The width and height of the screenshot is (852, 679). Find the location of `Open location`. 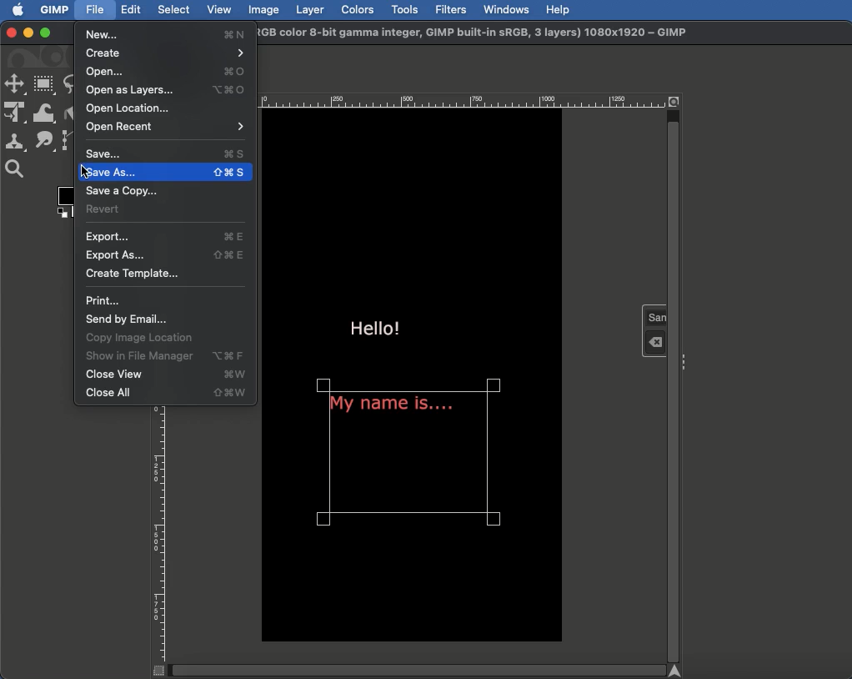

Open location is located at coordinates (126, 108).